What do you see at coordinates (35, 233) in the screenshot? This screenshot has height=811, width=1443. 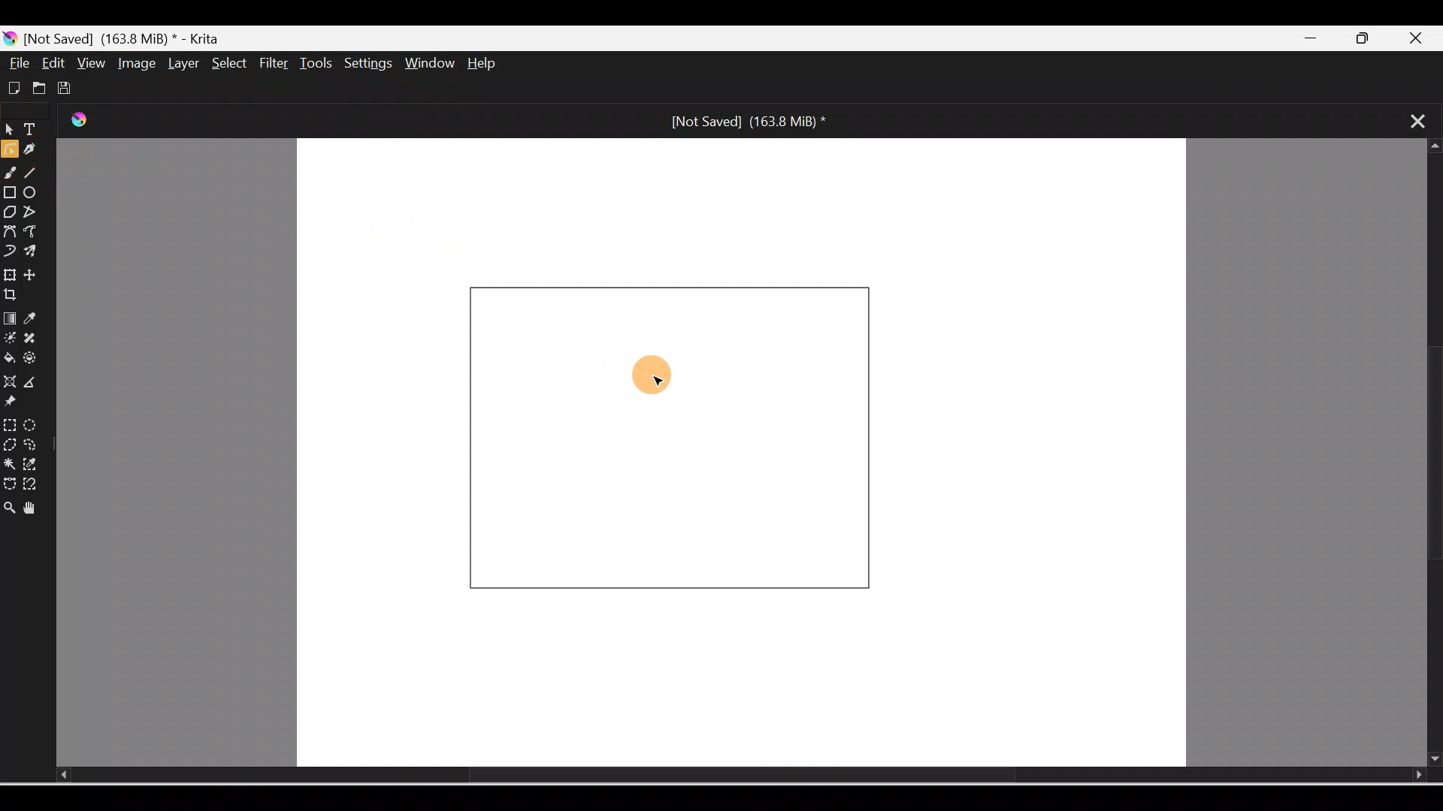 I see `Freehand path tool` at bounding box center [35, 233].